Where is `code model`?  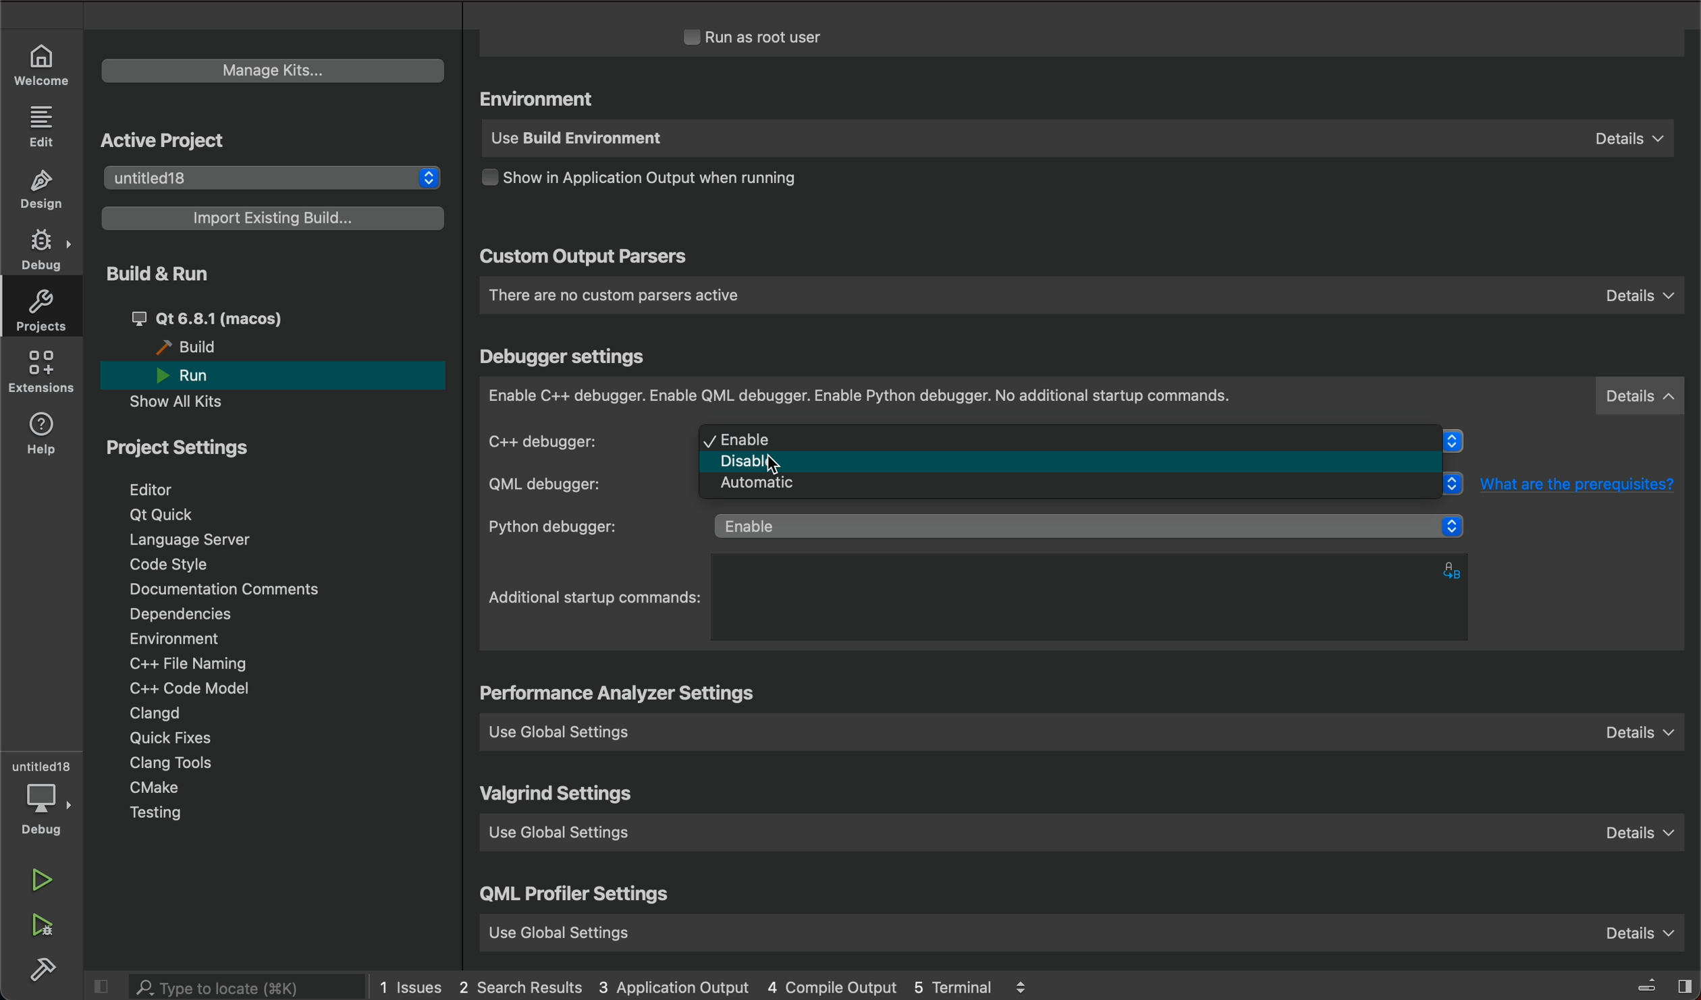
code model is located at coordinates (182, 688).